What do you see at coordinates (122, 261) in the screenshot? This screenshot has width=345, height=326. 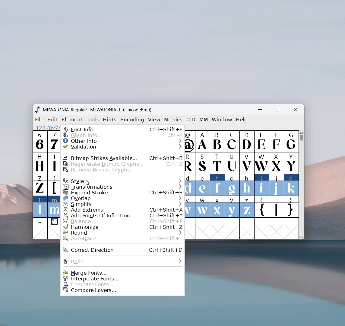 I see `build` at bounding box center [122, 261].